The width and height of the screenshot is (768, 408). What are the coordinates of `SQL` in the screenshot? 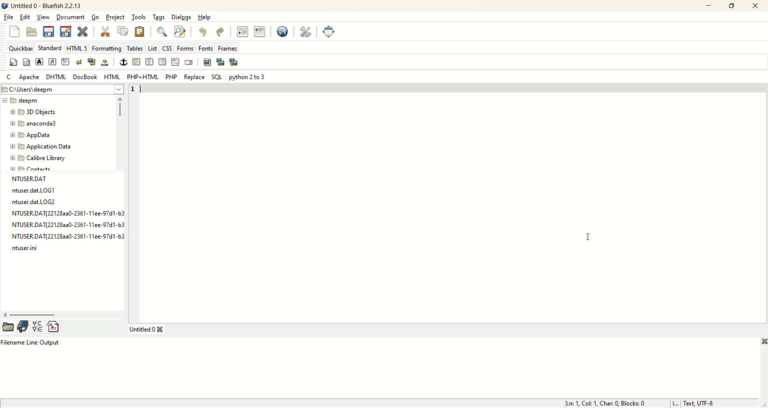 It's located at (216, 77).